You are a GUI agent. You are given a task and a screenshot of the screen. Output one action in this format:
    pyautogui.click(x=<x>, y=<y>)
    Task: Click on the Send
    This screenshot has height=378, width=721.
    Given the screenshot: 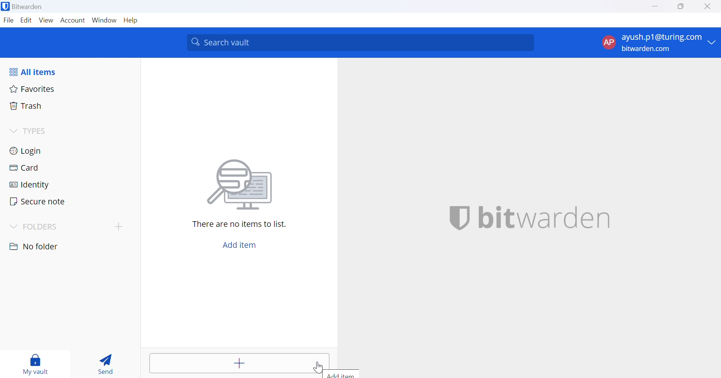 What is the action you would take?
    pyautogui.click(x=107, y=362)
    